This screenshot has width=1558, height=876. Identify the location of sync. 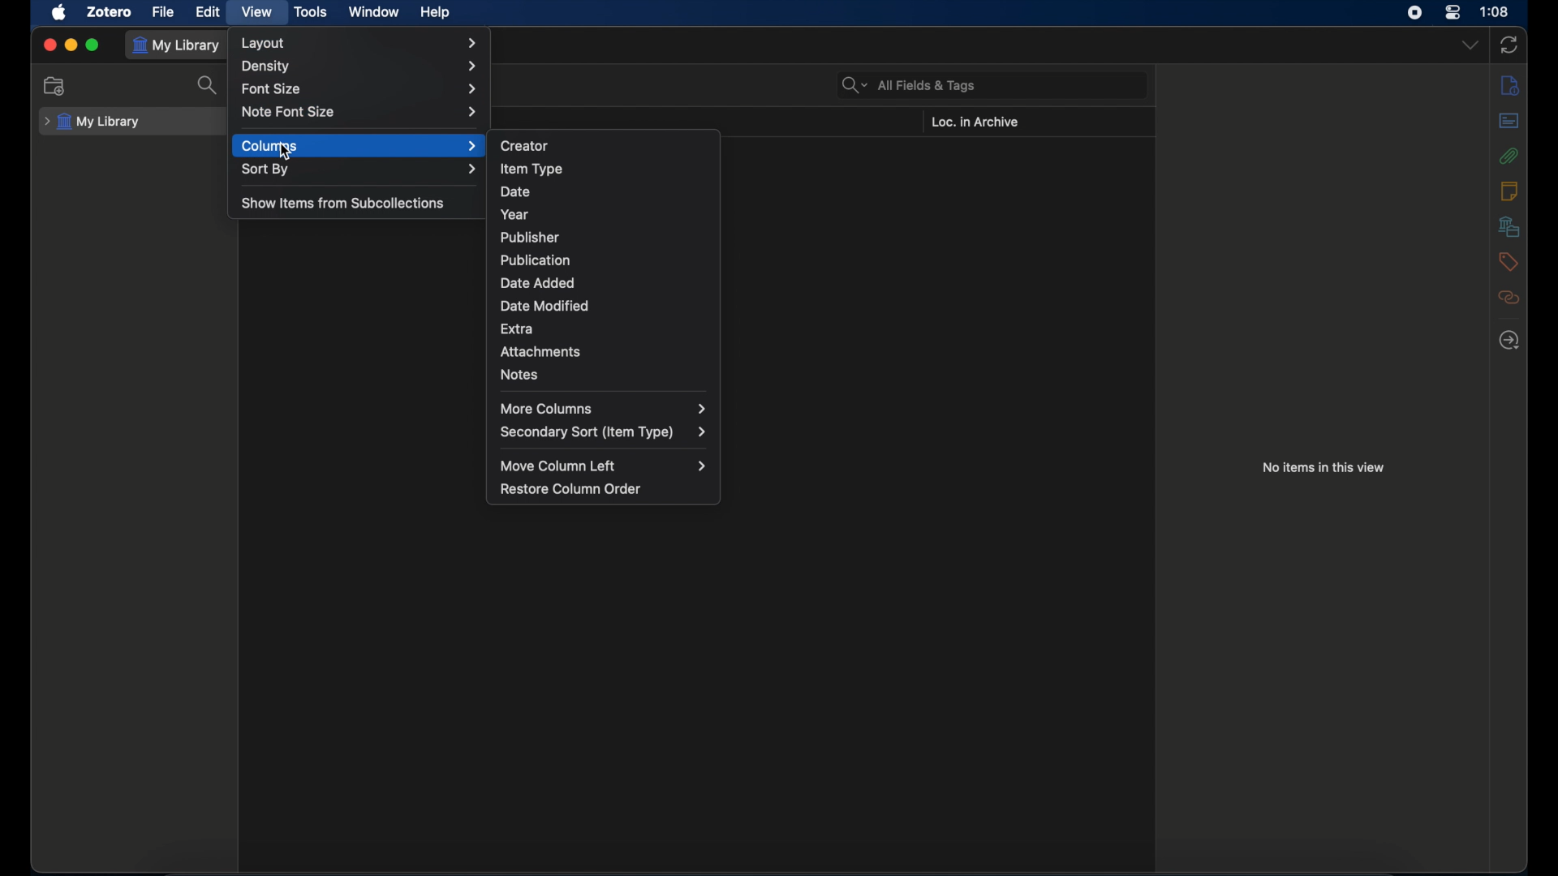
(1510, 45).